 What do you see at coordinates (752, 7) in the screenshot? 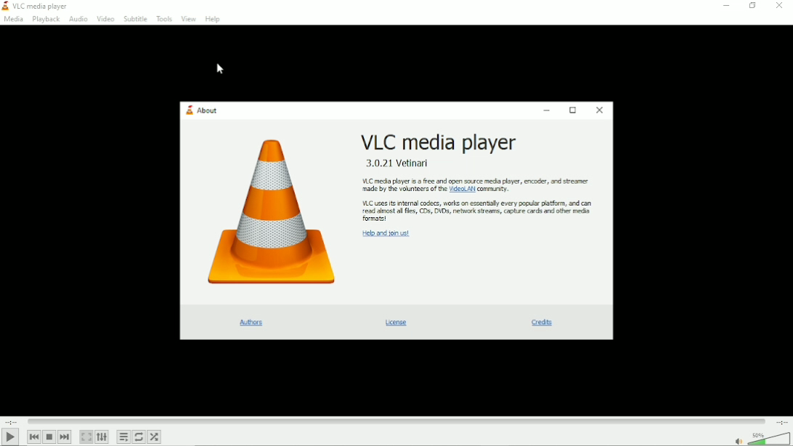
I see `Restore down` at bounding box center [752, 7].